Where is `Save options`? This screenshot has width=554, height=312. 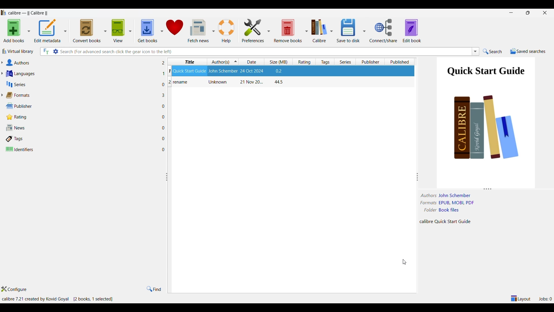 Save options is located at coordinates (364, 31).